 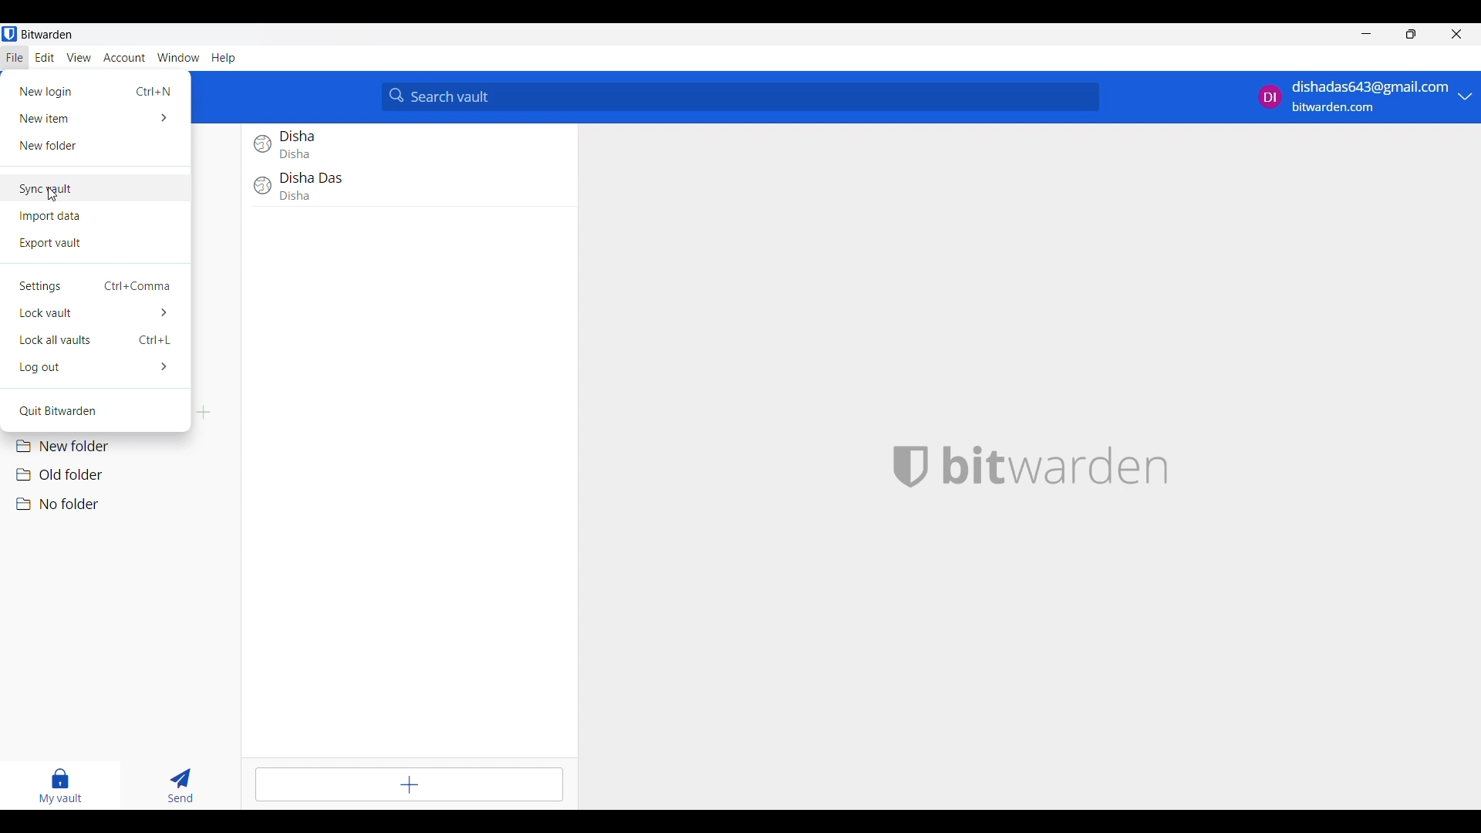 What do you see at coordinates (180, 785) in the screenshot?
I see `Send` at bounding box center [180, 785].